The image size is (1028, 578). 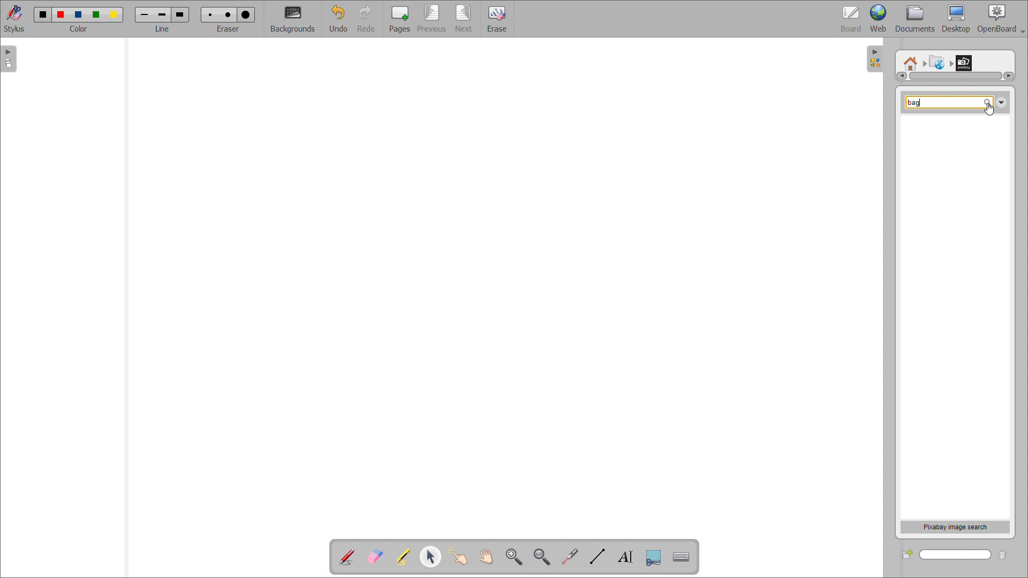 What do you see at coordinates (682, 557) in the screenshot?
I see `virtual keyboard` at bounding box center [682, 557].